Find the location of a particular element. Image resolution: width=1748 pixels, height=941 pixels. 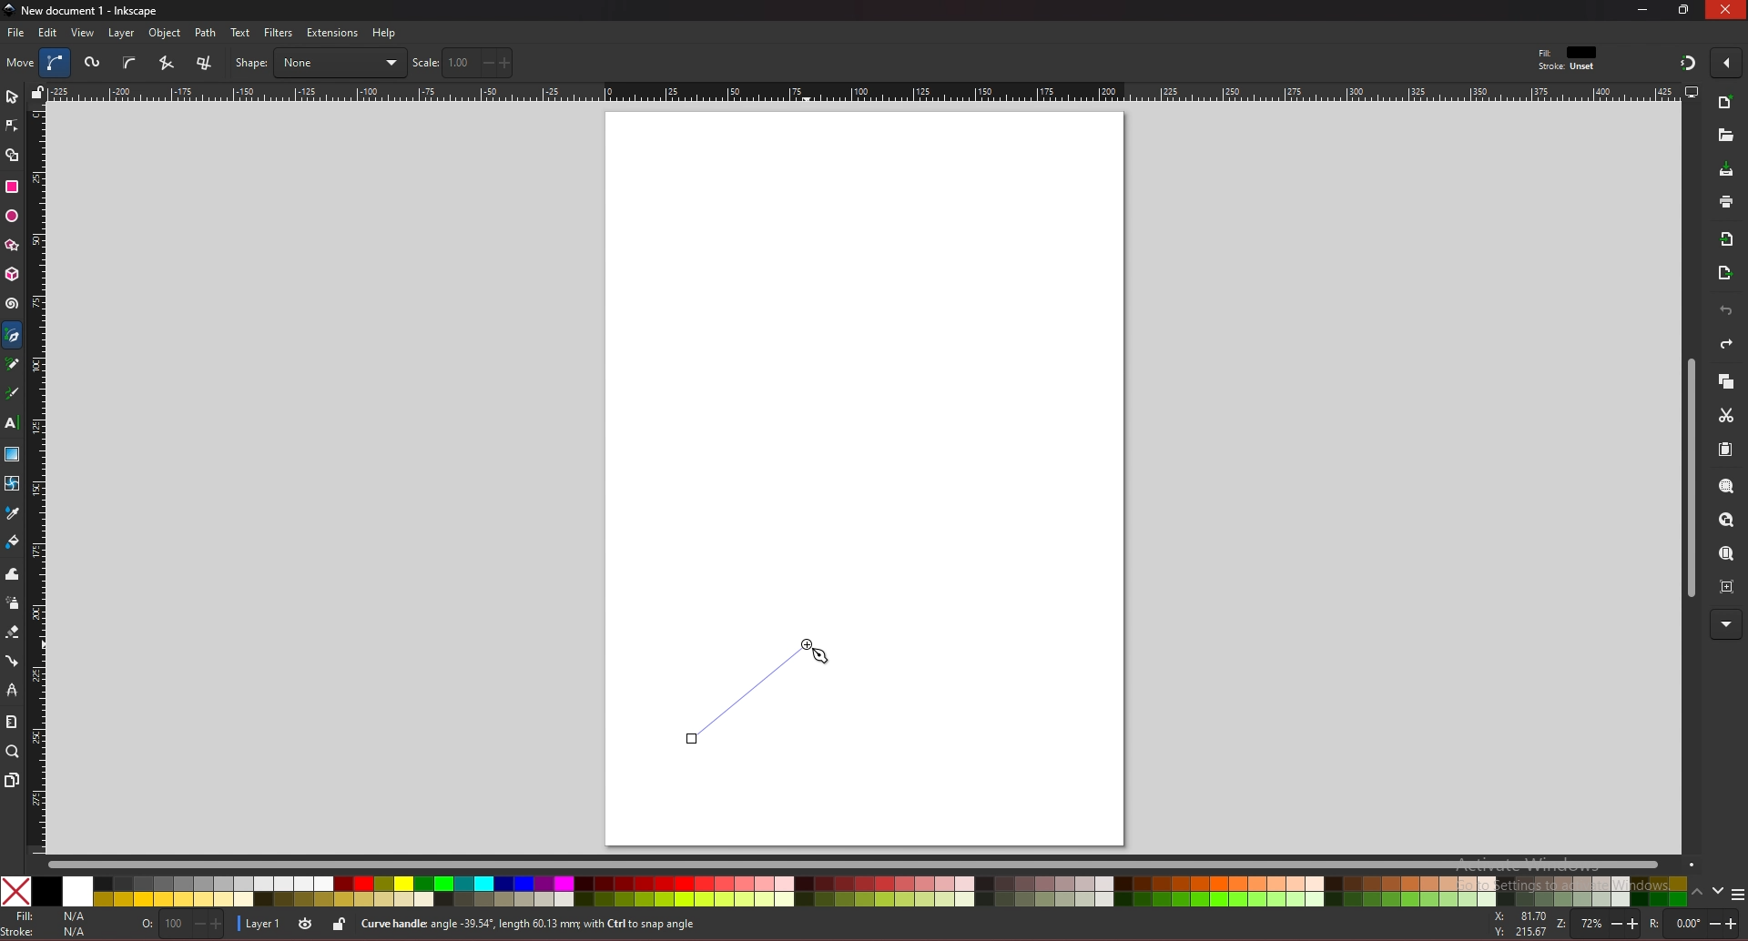

redo is located at coordinates (1726, 344).